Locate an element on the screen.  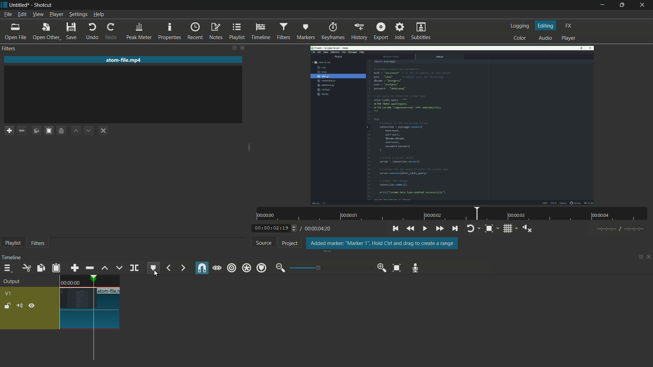
snap is located at coordinates (202, 267).